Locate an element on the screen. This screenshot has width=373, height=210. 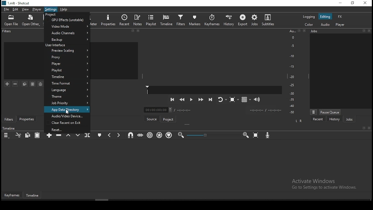
history is located at coordinates (229, 20).